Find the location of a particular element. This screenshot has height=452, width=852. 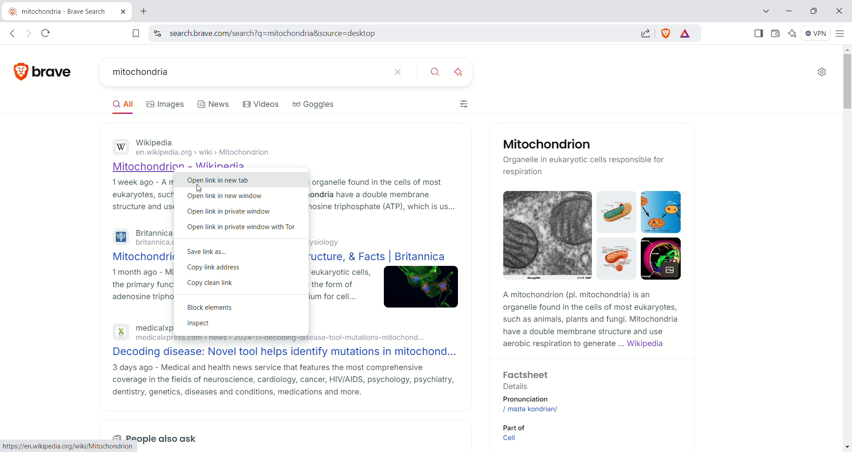

medicalexpress logo is located at coordinates (122, 332).